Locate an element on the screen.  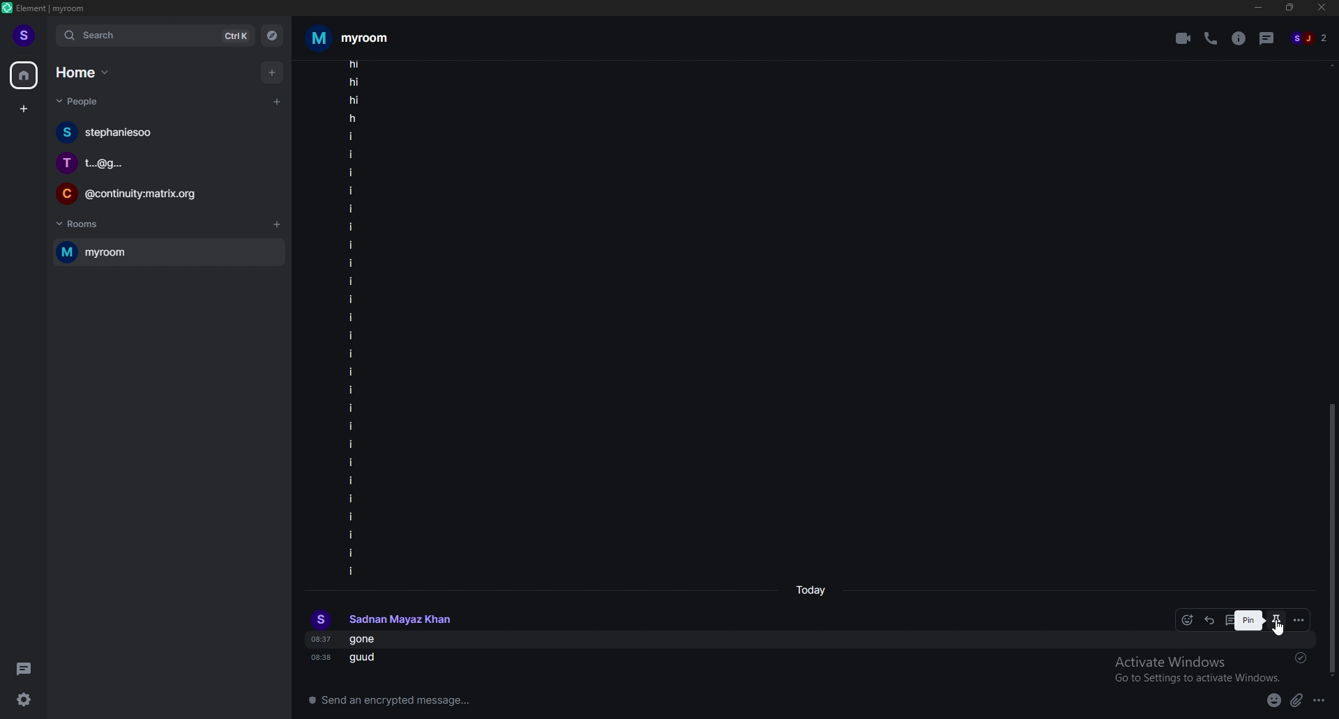
people is located at coordinates (86, 102).